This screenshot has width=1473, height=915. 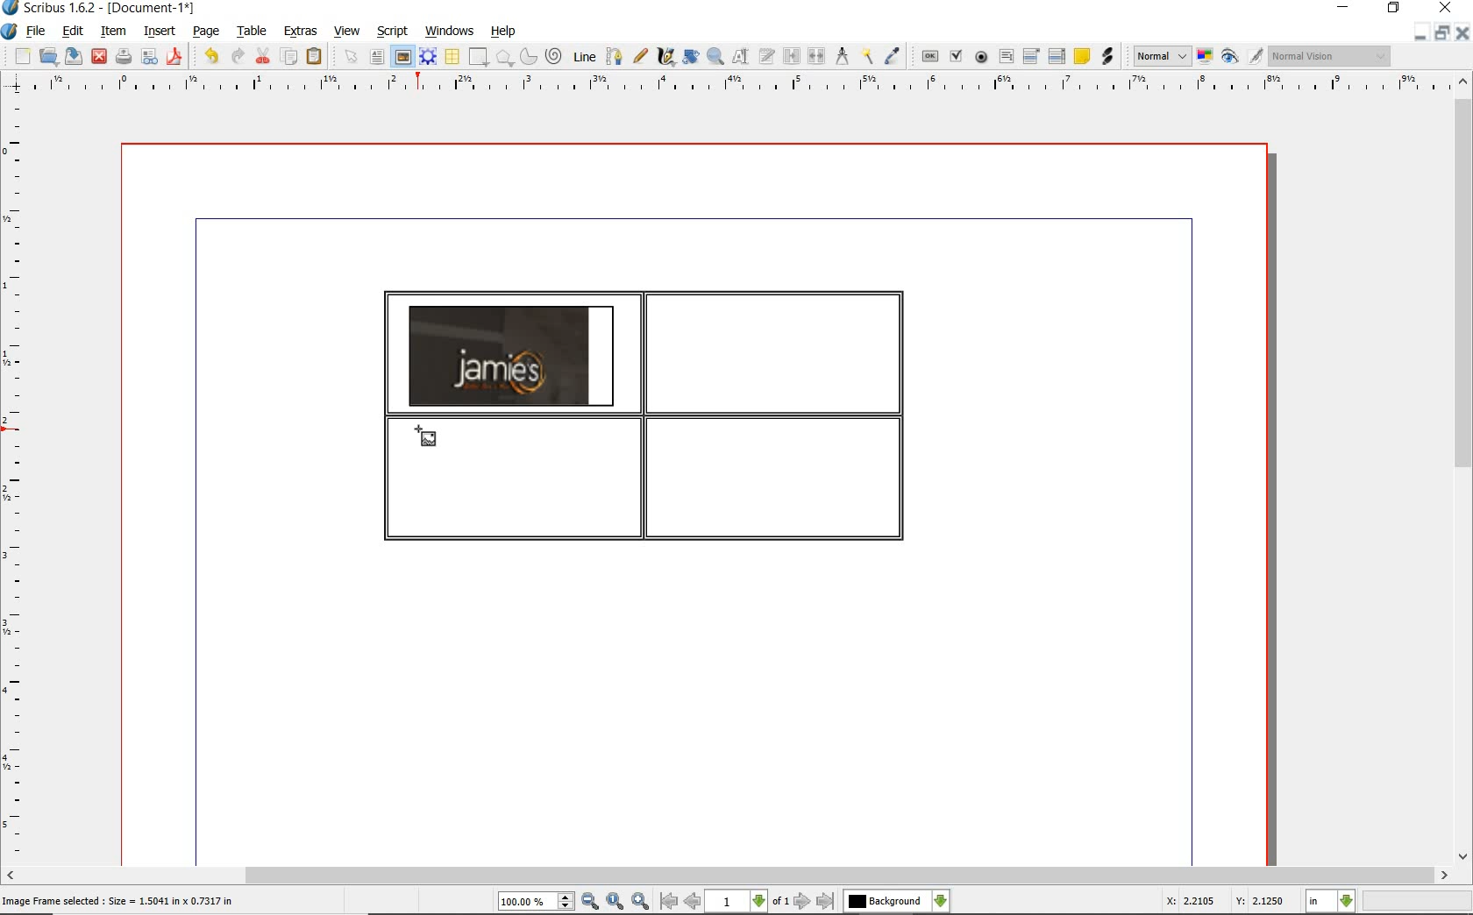 What do you see at coordinates (402, 57) in the screenshot?
I see `image` at bounding box center [402, 57].